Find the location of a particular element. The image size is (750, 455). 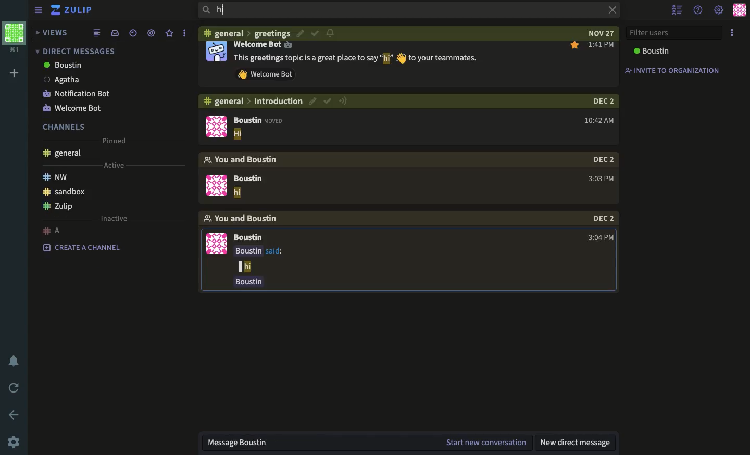

mark as finished is located at coordinates (328, 100).